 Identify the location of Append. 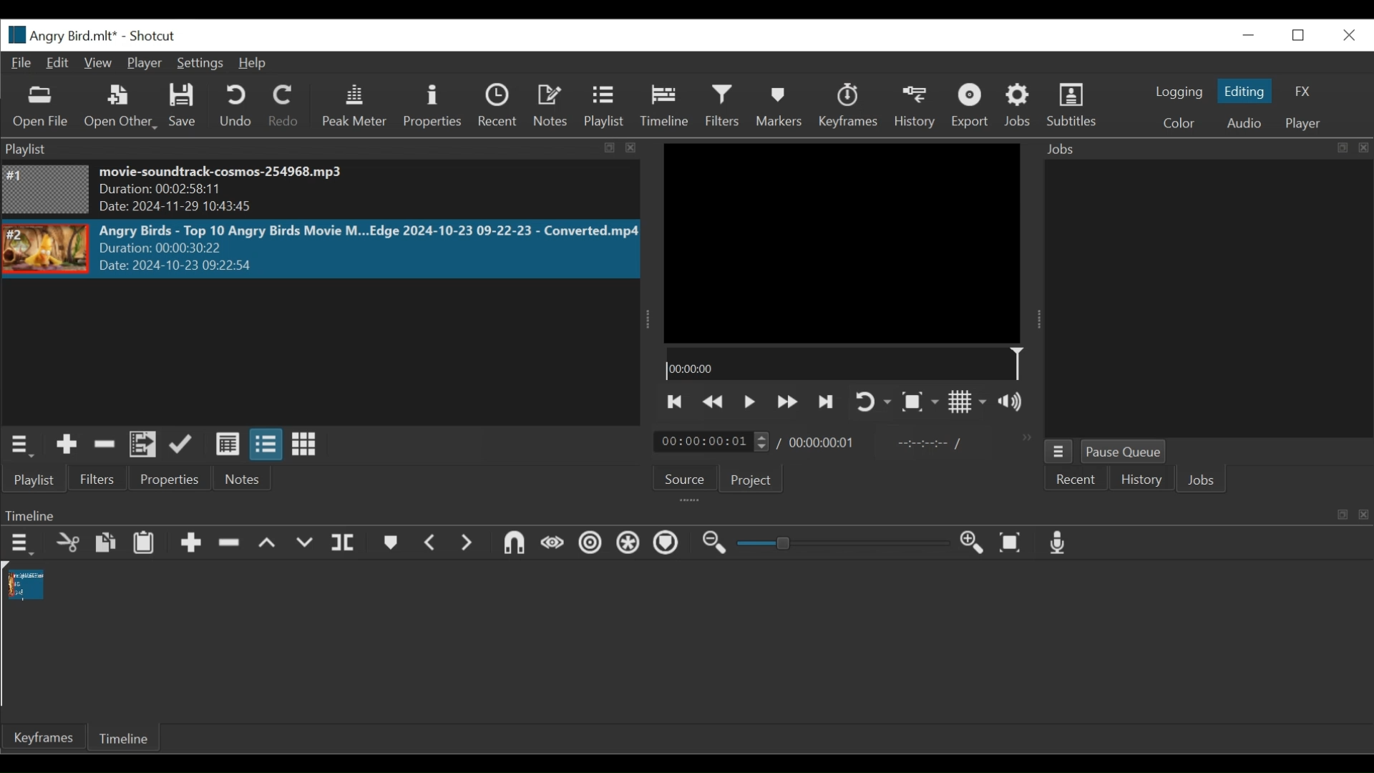
(190, 543).